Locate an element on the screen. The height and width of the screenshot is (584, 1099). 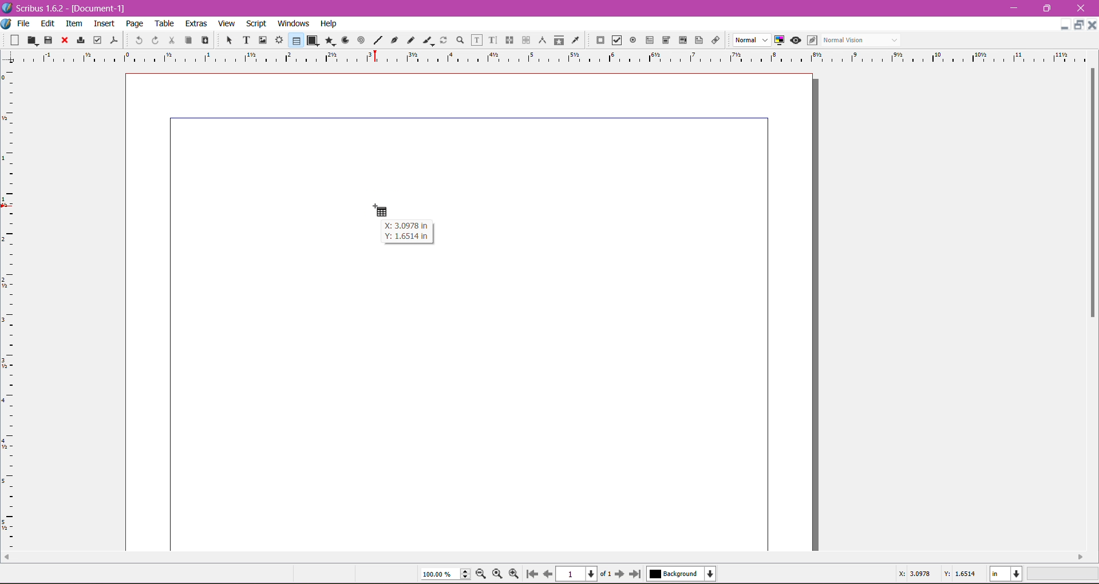
Checkbox is located at coordinates (615, 41).